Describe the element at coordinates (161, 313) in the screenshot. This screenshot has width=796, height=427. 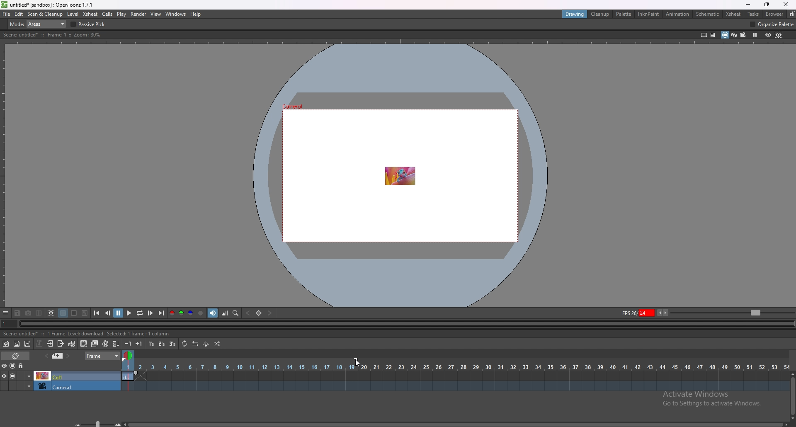
I see `last frame` at that location.